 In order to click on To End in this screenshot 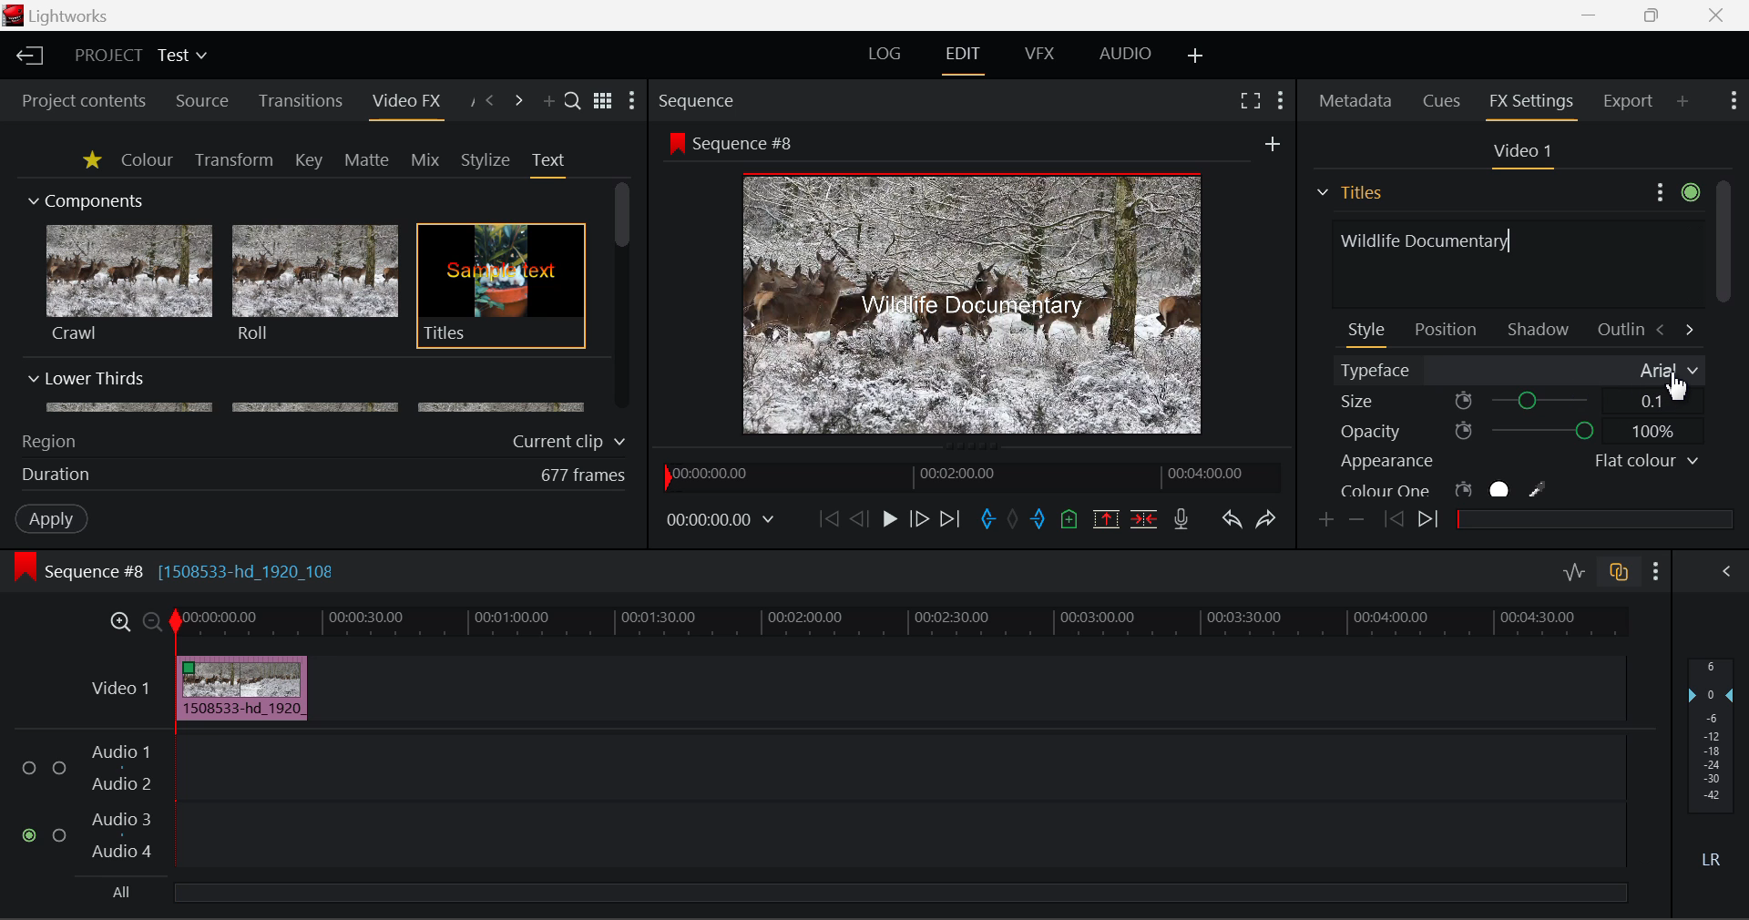, I will do `click(951, 522)`.